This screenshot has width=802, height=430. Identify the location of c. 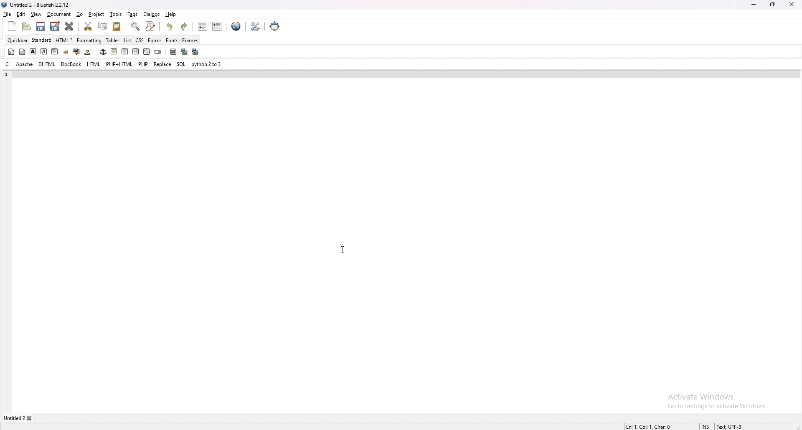
(8, 64).